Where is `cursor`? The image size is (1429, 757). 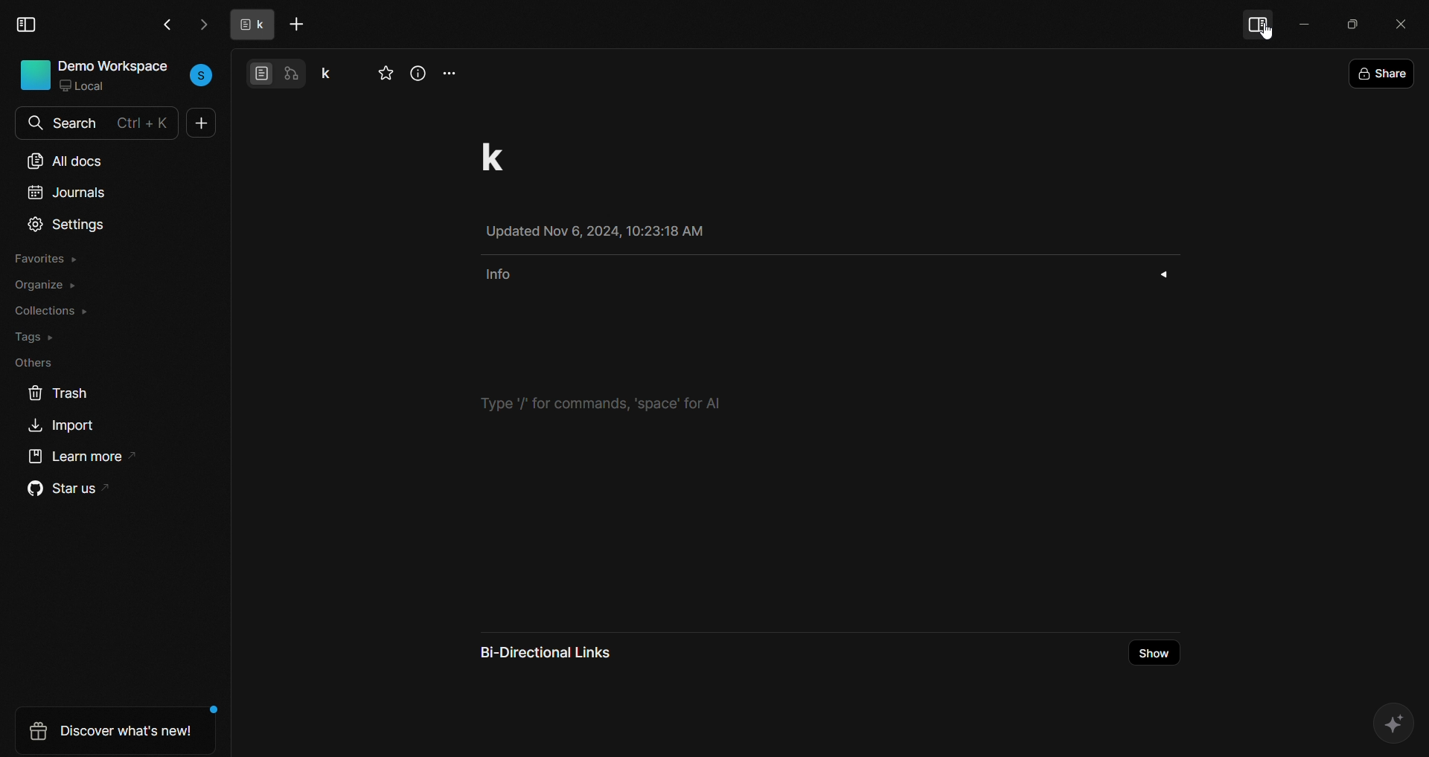 cursor is located at coordinates (1273, 31).